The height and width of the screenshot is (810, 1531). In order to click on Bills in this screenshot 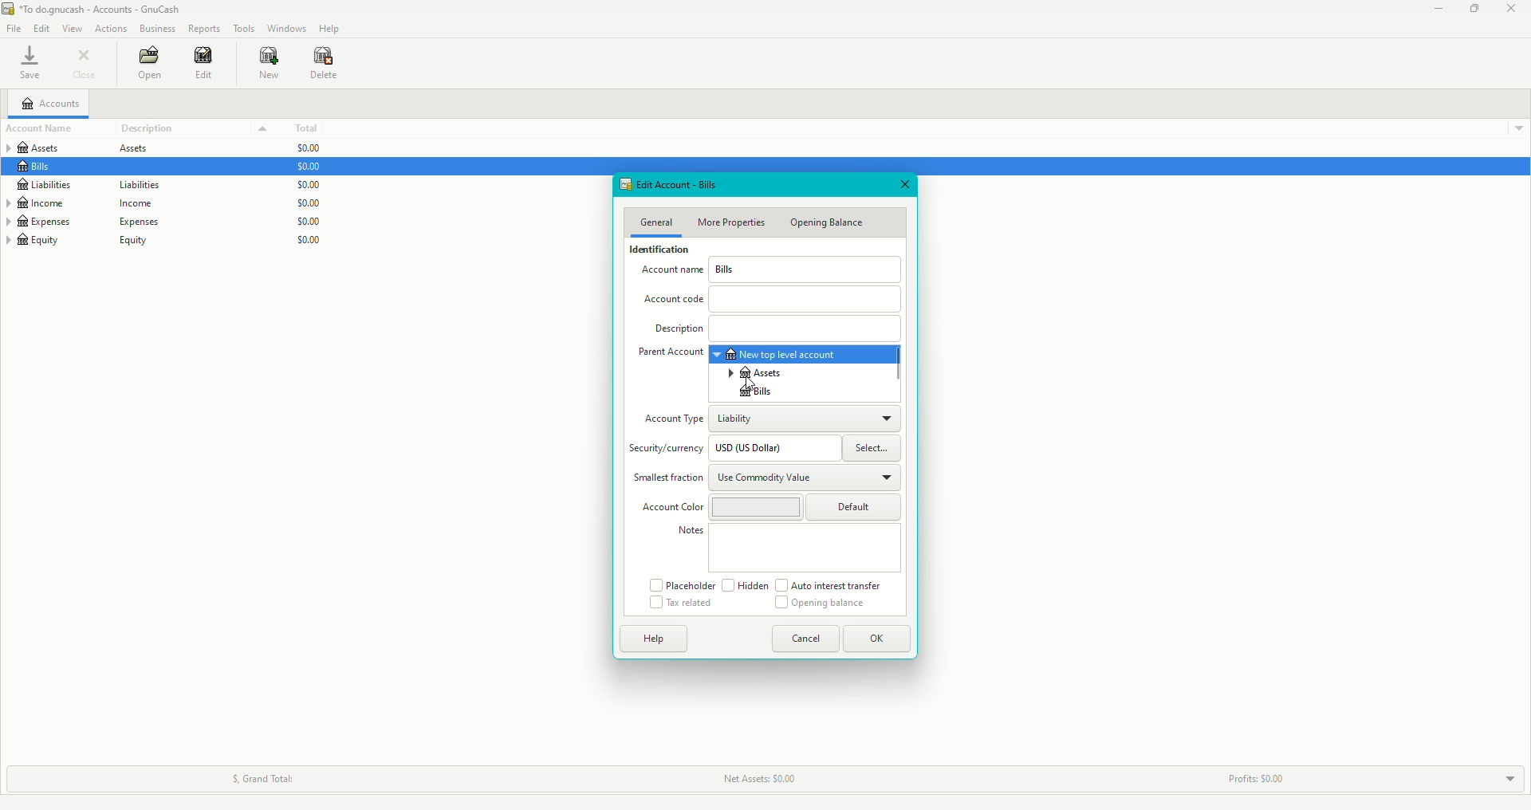, I will do `click(37, 167)`.